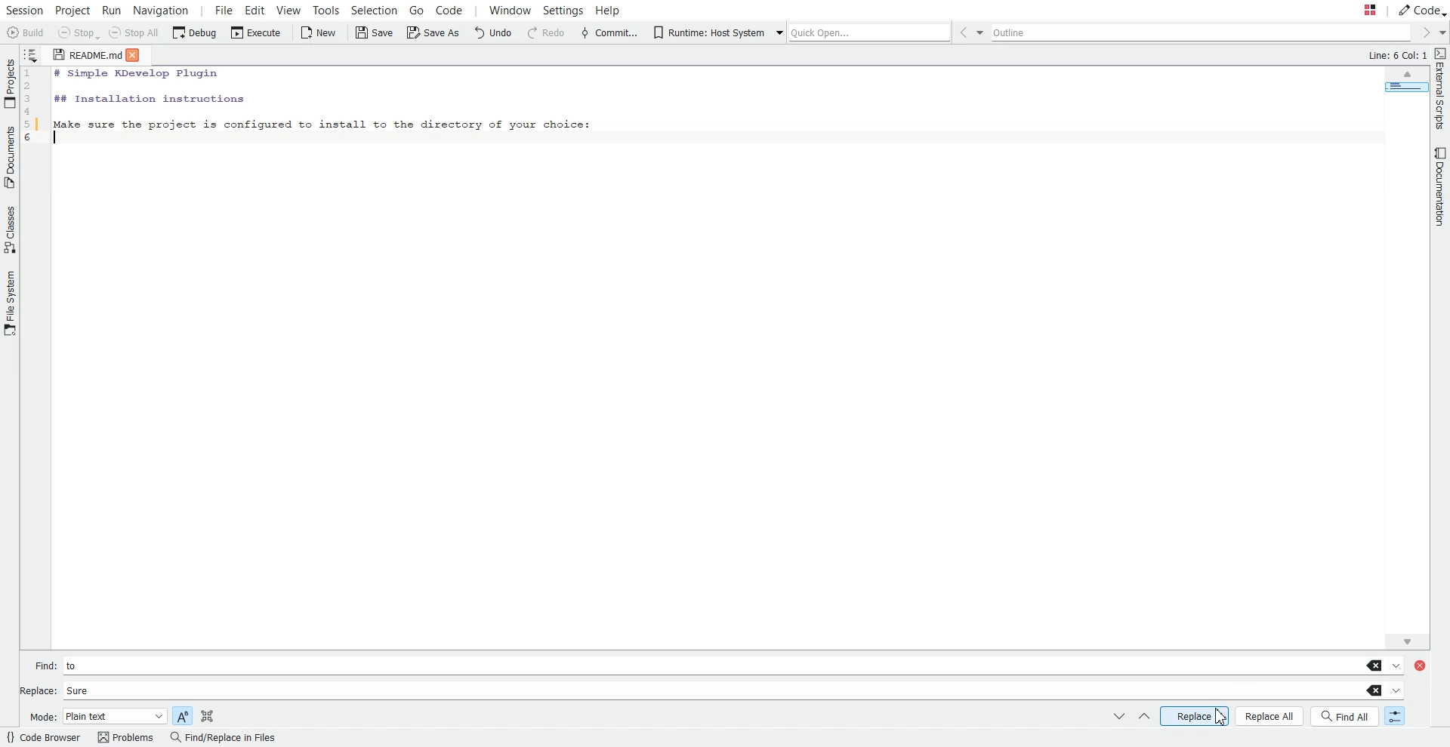 Image resolution: width=1450 pixels, height=747 pixels. What do you see at coordinates (322, 122) in the screenshot?
I see `Make sure the project is configured to install to the directory of your choice:` at bounding box center [322, 122].